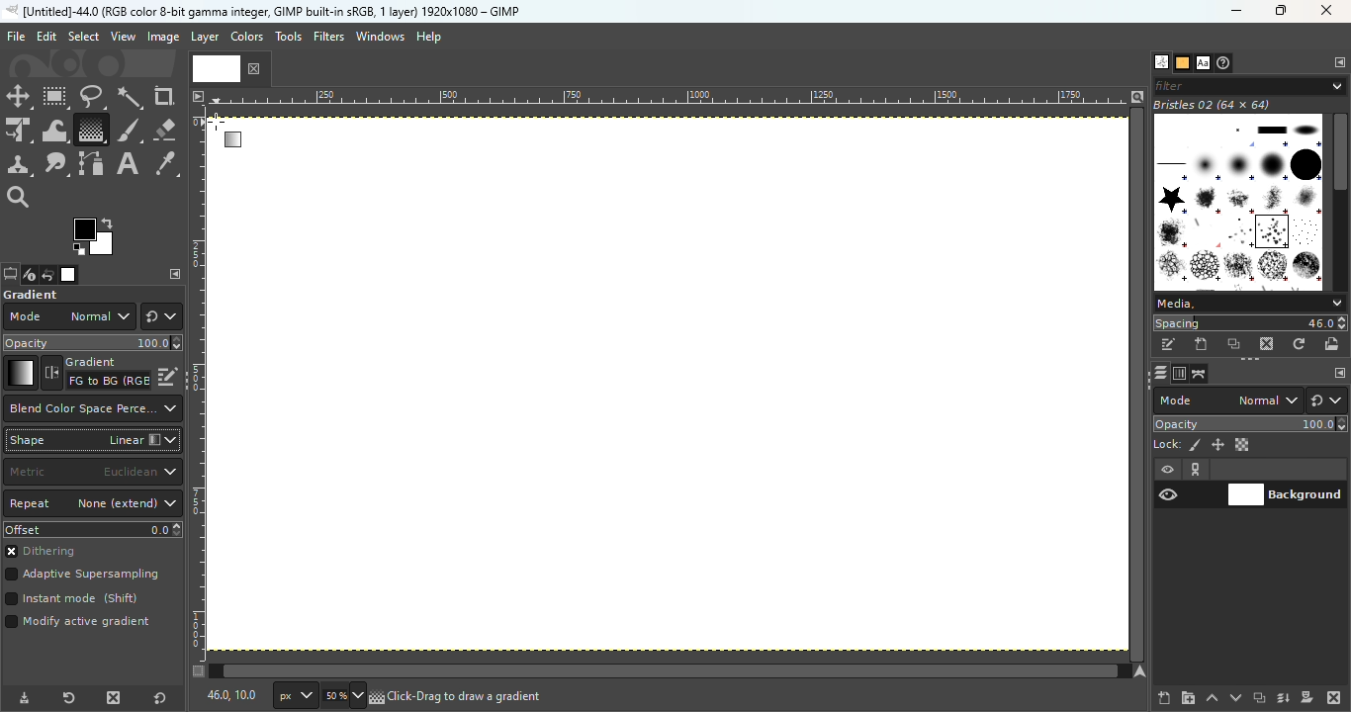 The height and width of the screenshot is (712, 1351). I want to click on Open the tools option dialog, so click(9, 276).